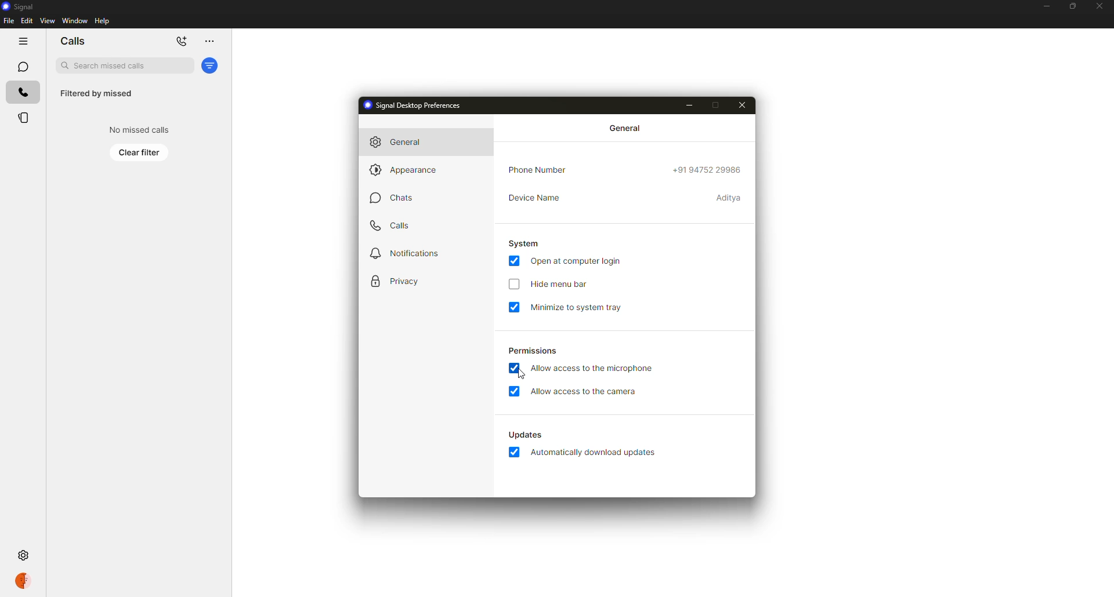  I want to click on maximize, so click(714, 105).